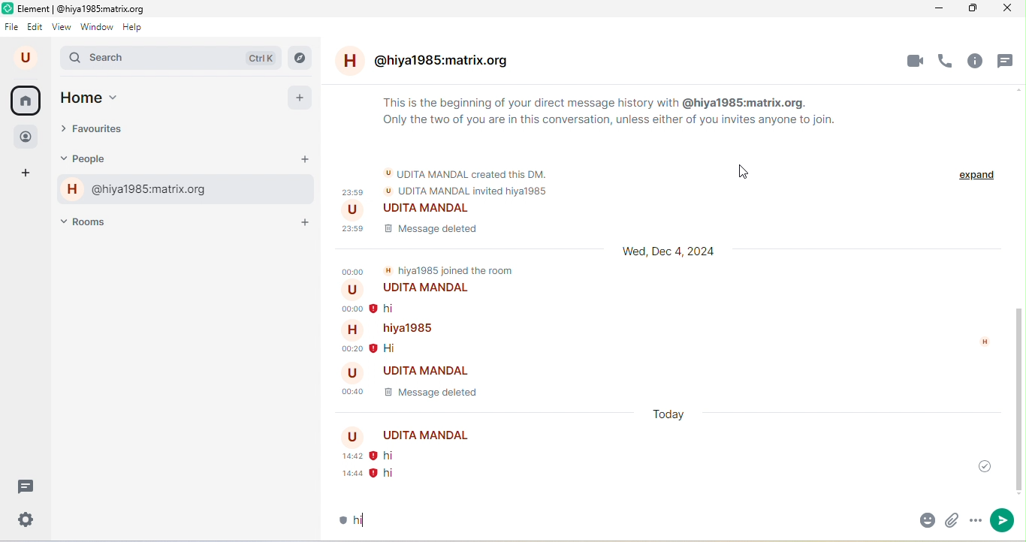  Describe the element at coordinates (380, 517) in the screenshot. I see `hi` at that location.